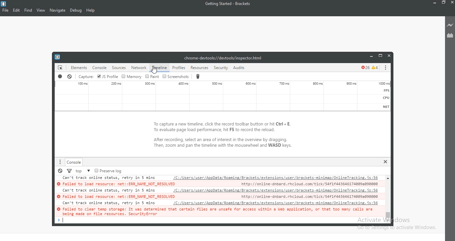 The width and height of the screenshot is (455, 241). I want to click on Close, so click(385, 161).